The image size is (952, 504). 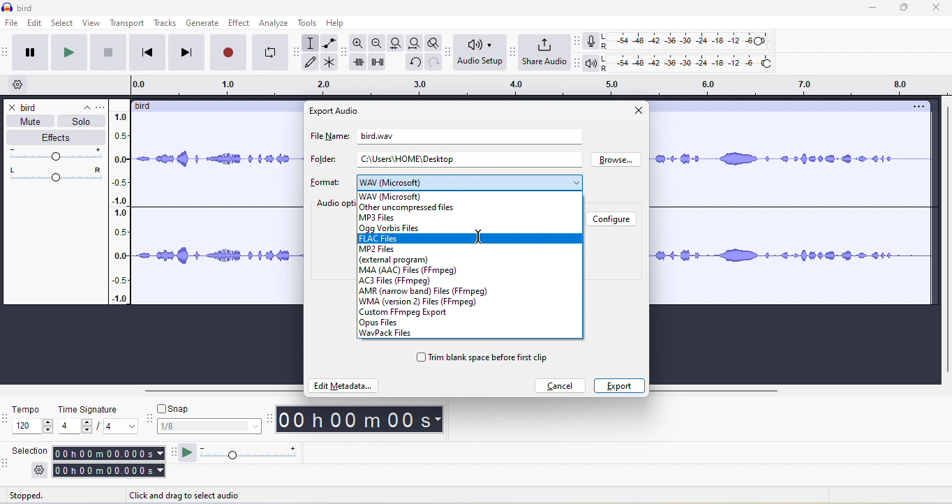 What do you see at coordinates (389, 323) in the screenshot?
I see `opus files` at bounding box center [389, 323].